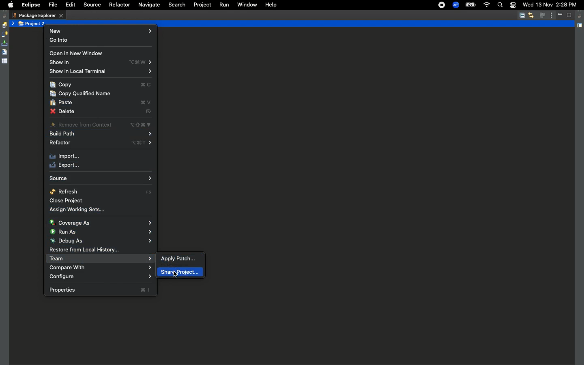 This screenshot has height=365, width=584. What do you see at coordinates (100, 135) in the screenshot?
I see `Build path` at bounding box center [100, 135].